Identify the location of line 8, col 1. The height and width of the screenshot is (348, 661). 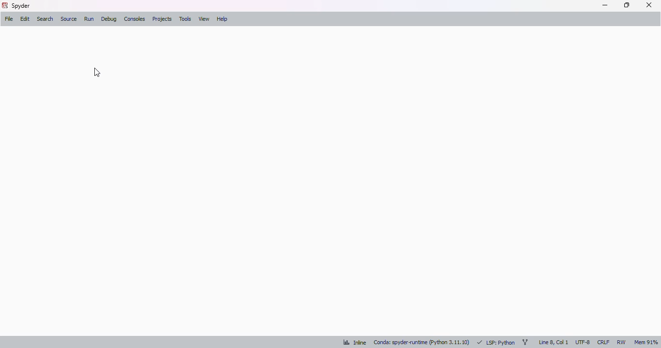
(554, 342).